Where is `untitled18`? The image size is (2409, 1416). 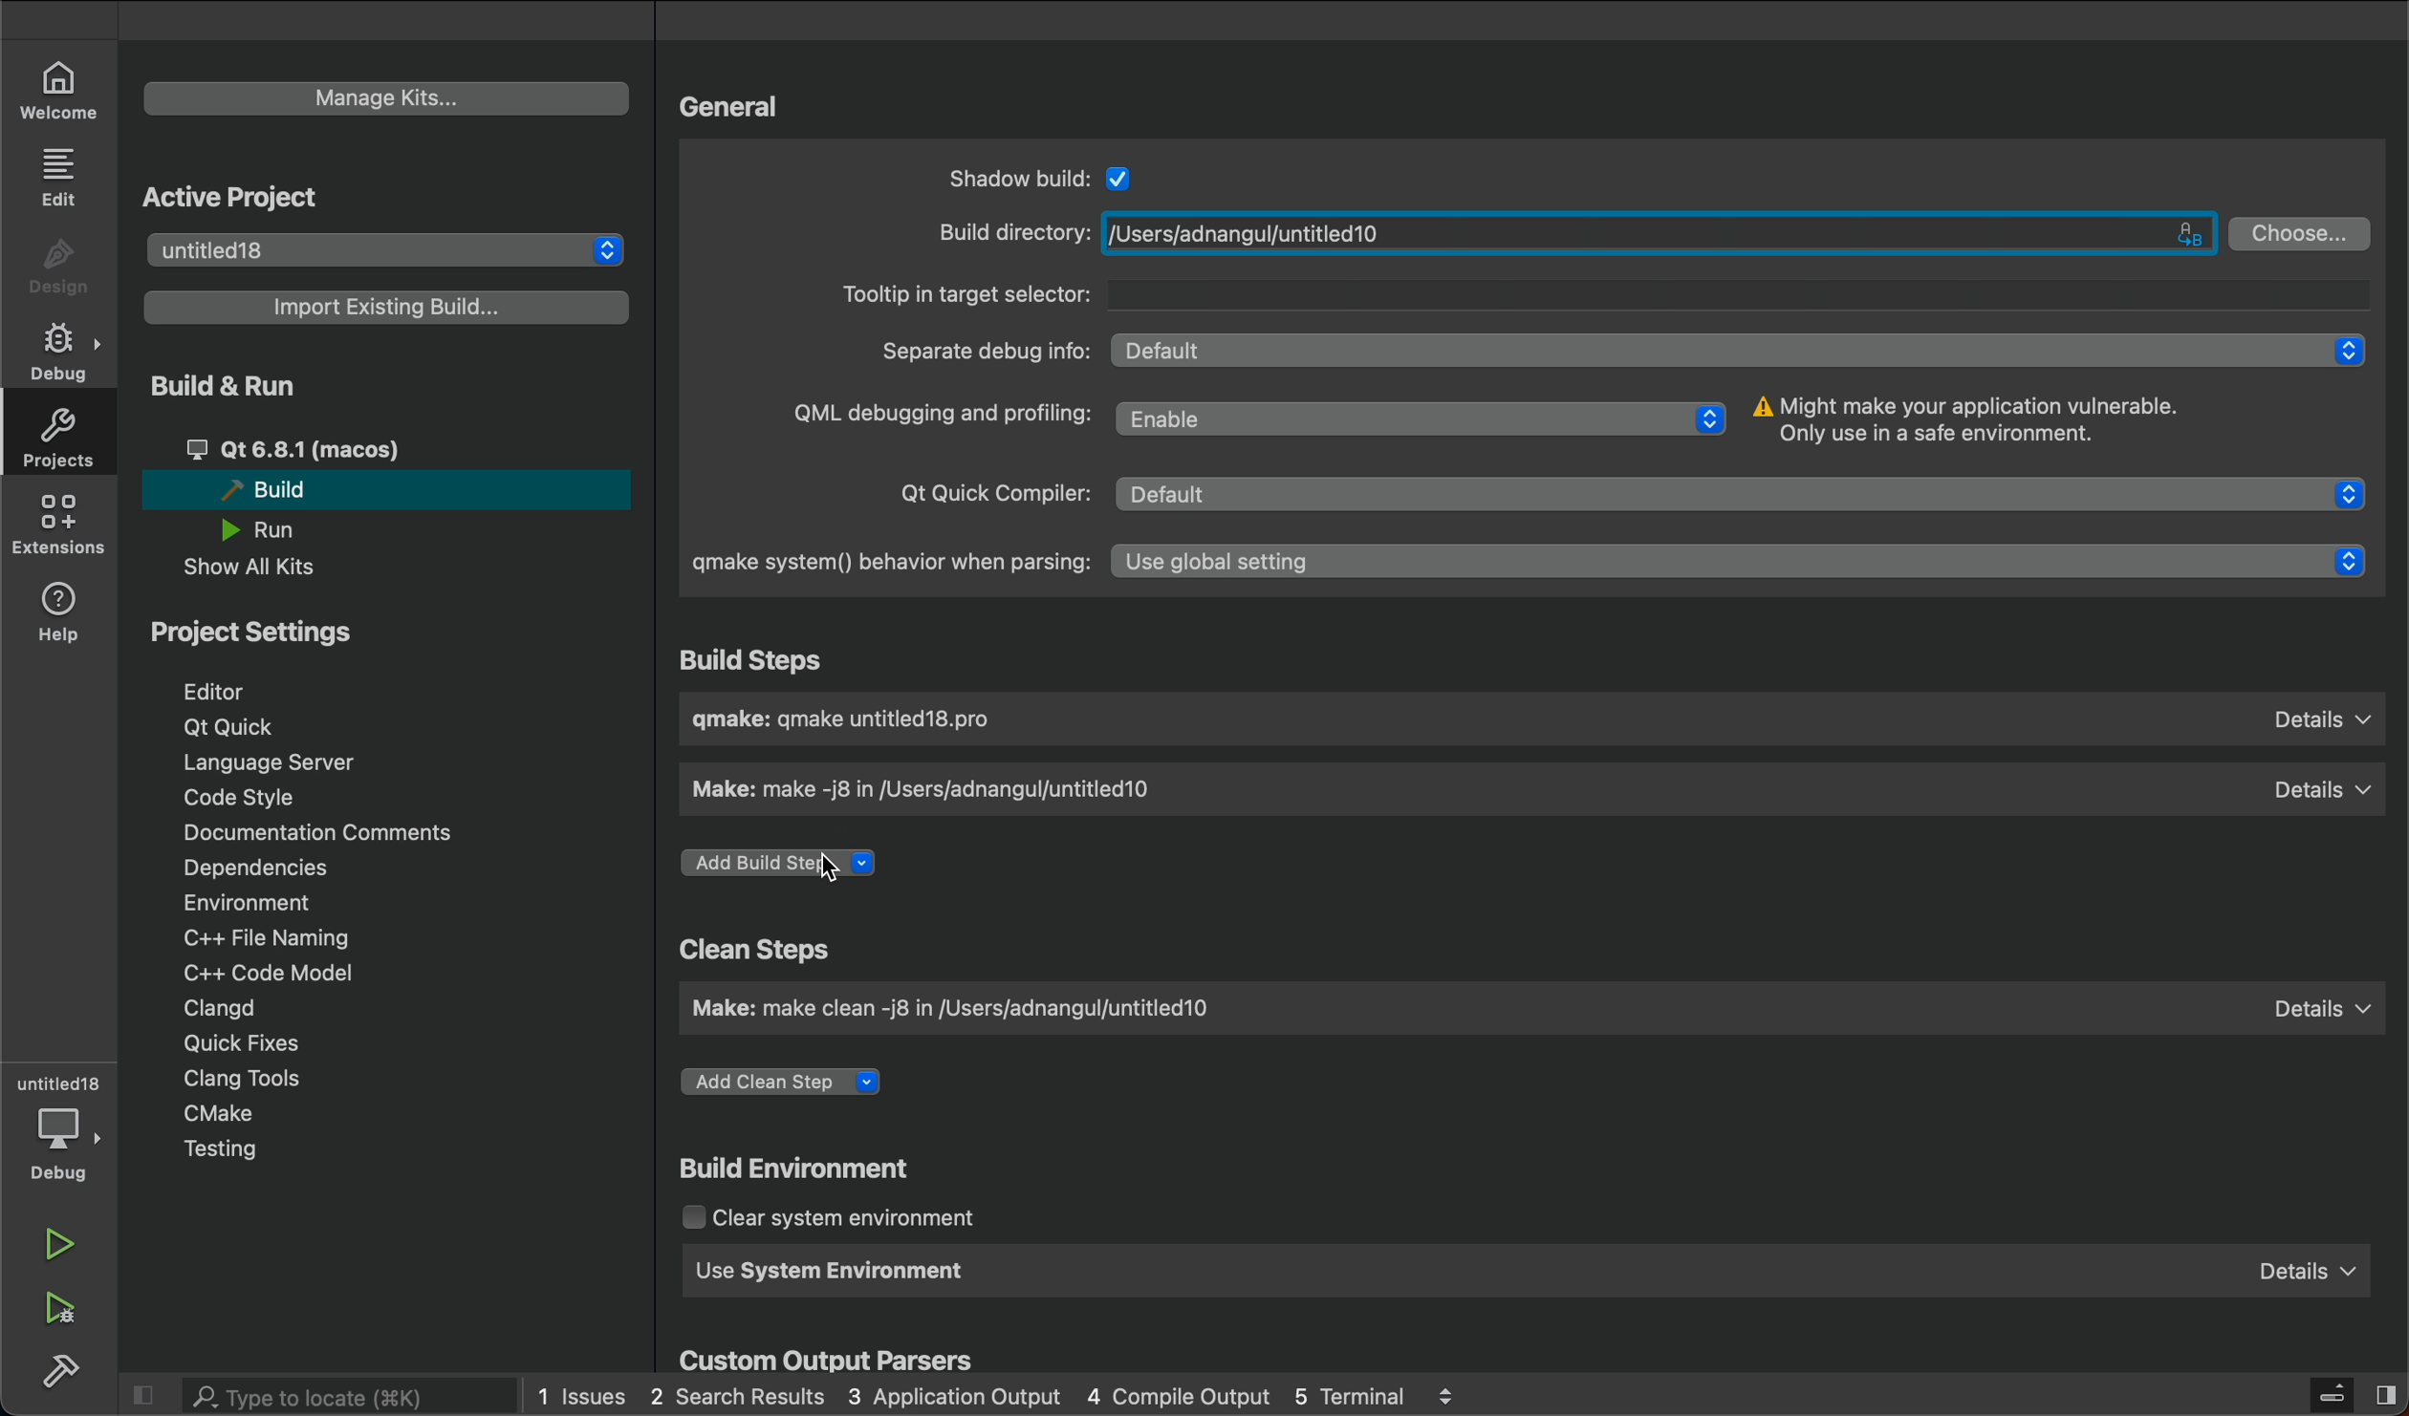
untitled18 is located at coordinates (388, 247).